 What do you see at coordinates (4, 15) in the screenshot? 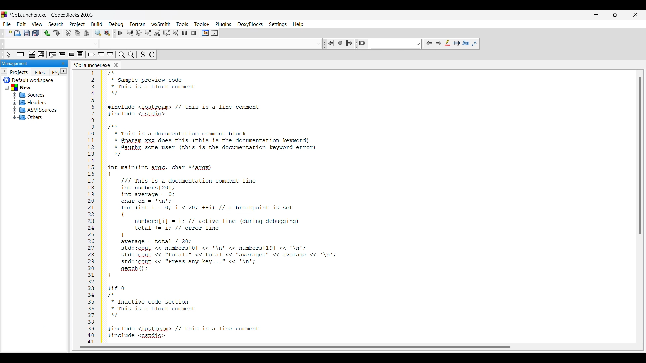
I see `Software logo` at bounding box center [4, 15].